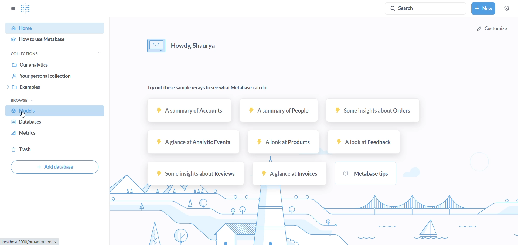 The width and height of the screenshot is (518, 245). What do you see at coordinates (50, 77) in the screenshot?
I see `your personal collection` at bounding box center [50, 77].